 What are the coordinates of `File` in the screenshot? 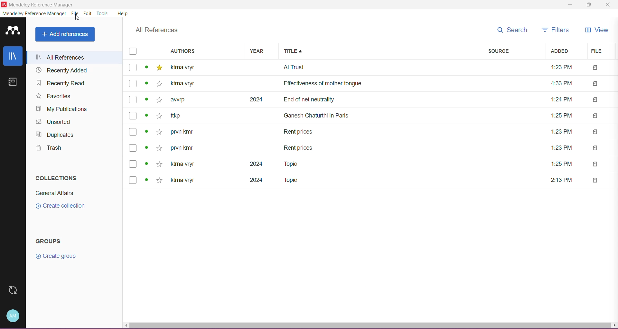 It's located at (600, 52).